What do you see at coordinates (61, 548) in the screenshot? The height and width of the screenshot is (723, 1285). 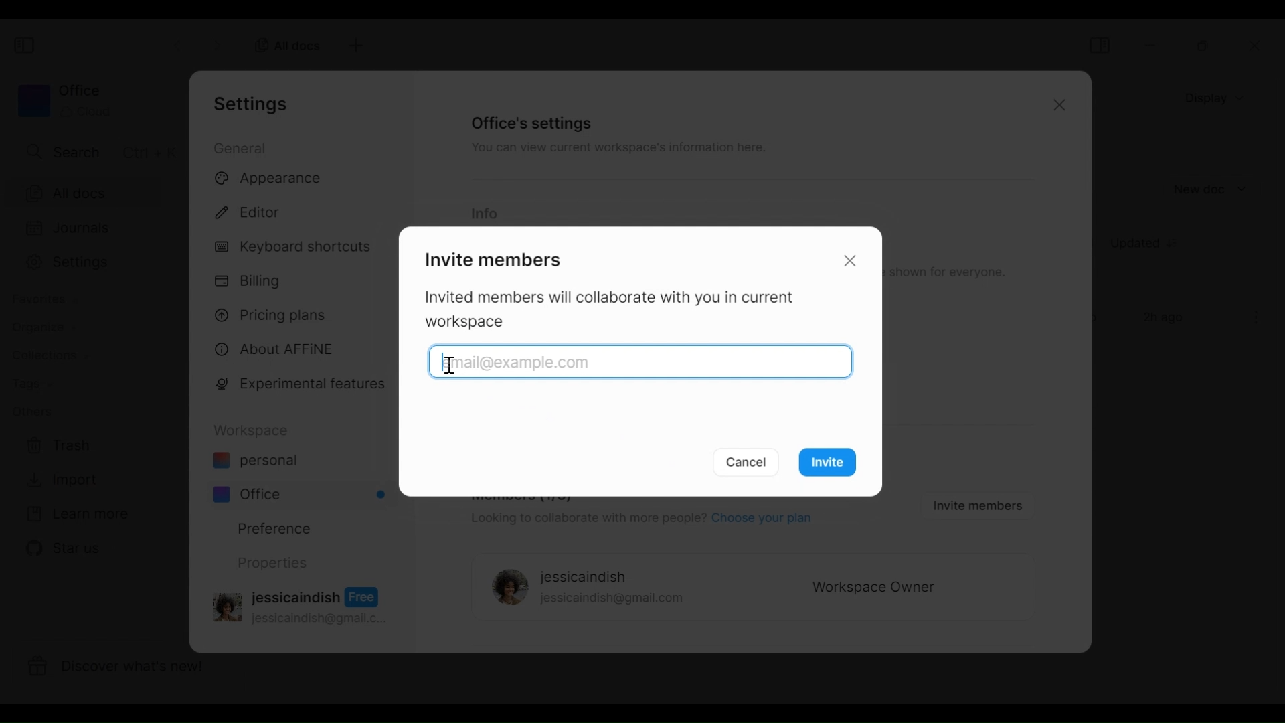 I see `Star us` at bounding box center [61, 548].